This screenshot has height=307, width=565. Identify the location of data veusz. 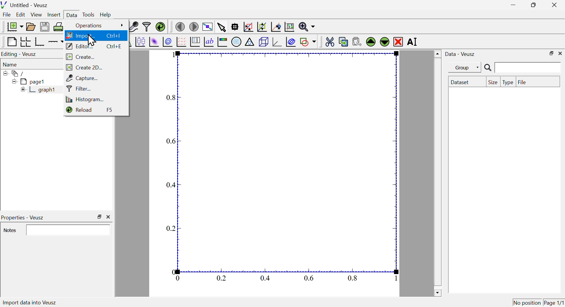
(460, 54).